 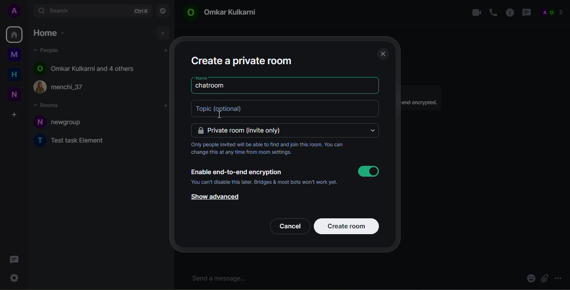 I want to click on (§) menchi_37, so click(x=64, y=87).